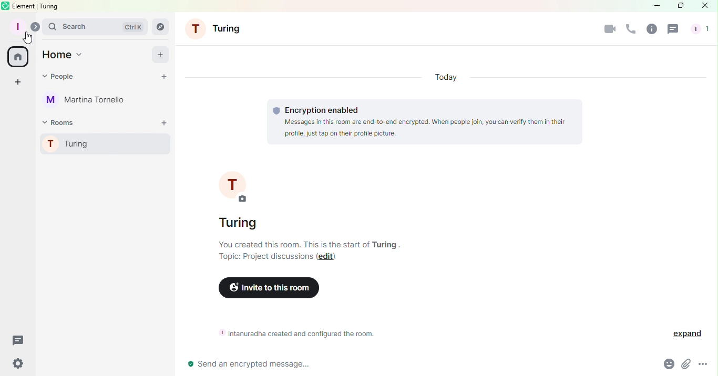 The image size is (718, 376). What do you see at coordinates (162, 27) in the screenshot?
I see `Search rooms` at bounding box center [162, 27].